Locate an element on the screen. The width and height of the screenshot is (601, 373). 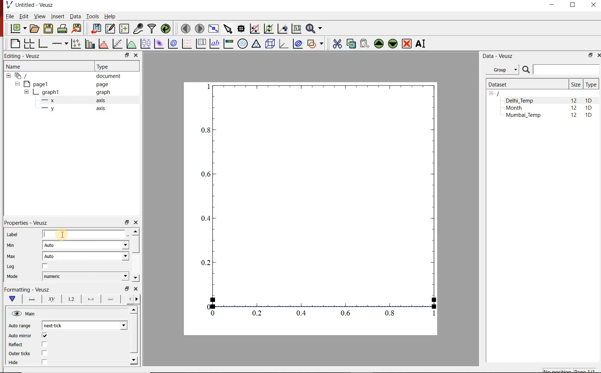
Auto is located at coordinates (85, 256).